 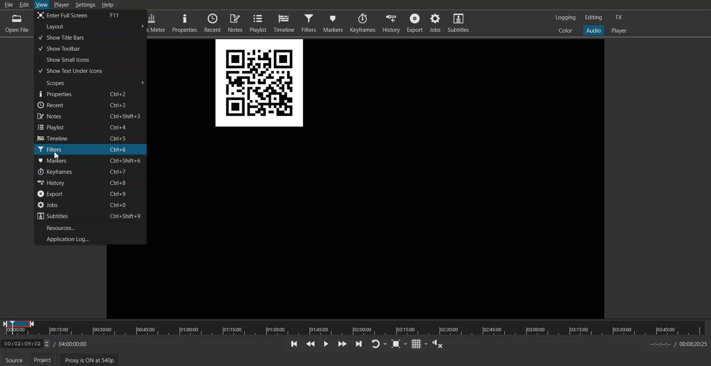 I want to click on Project, so click(x=42, y=359).